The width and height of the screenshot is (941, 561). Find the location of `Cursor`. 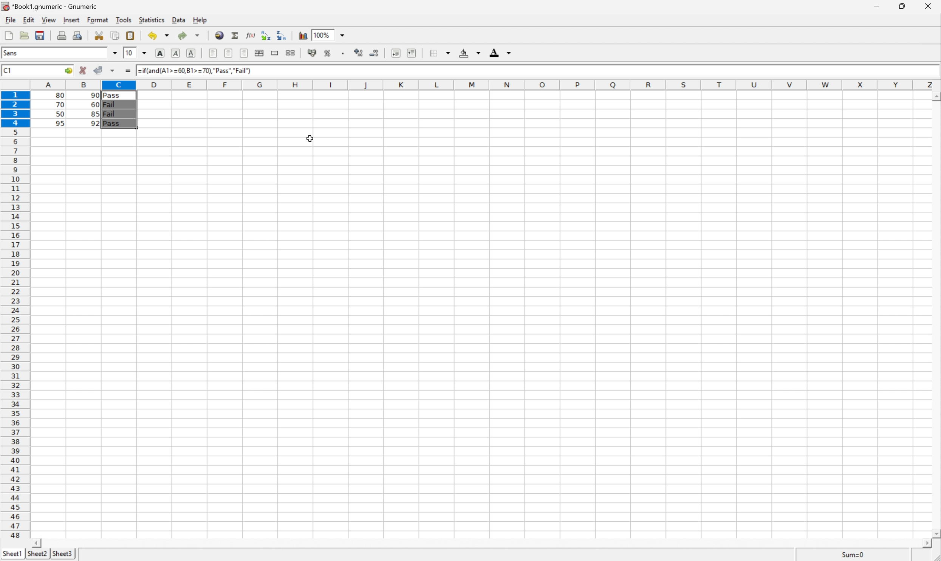

Cursor is located at coordinates (310, 139).